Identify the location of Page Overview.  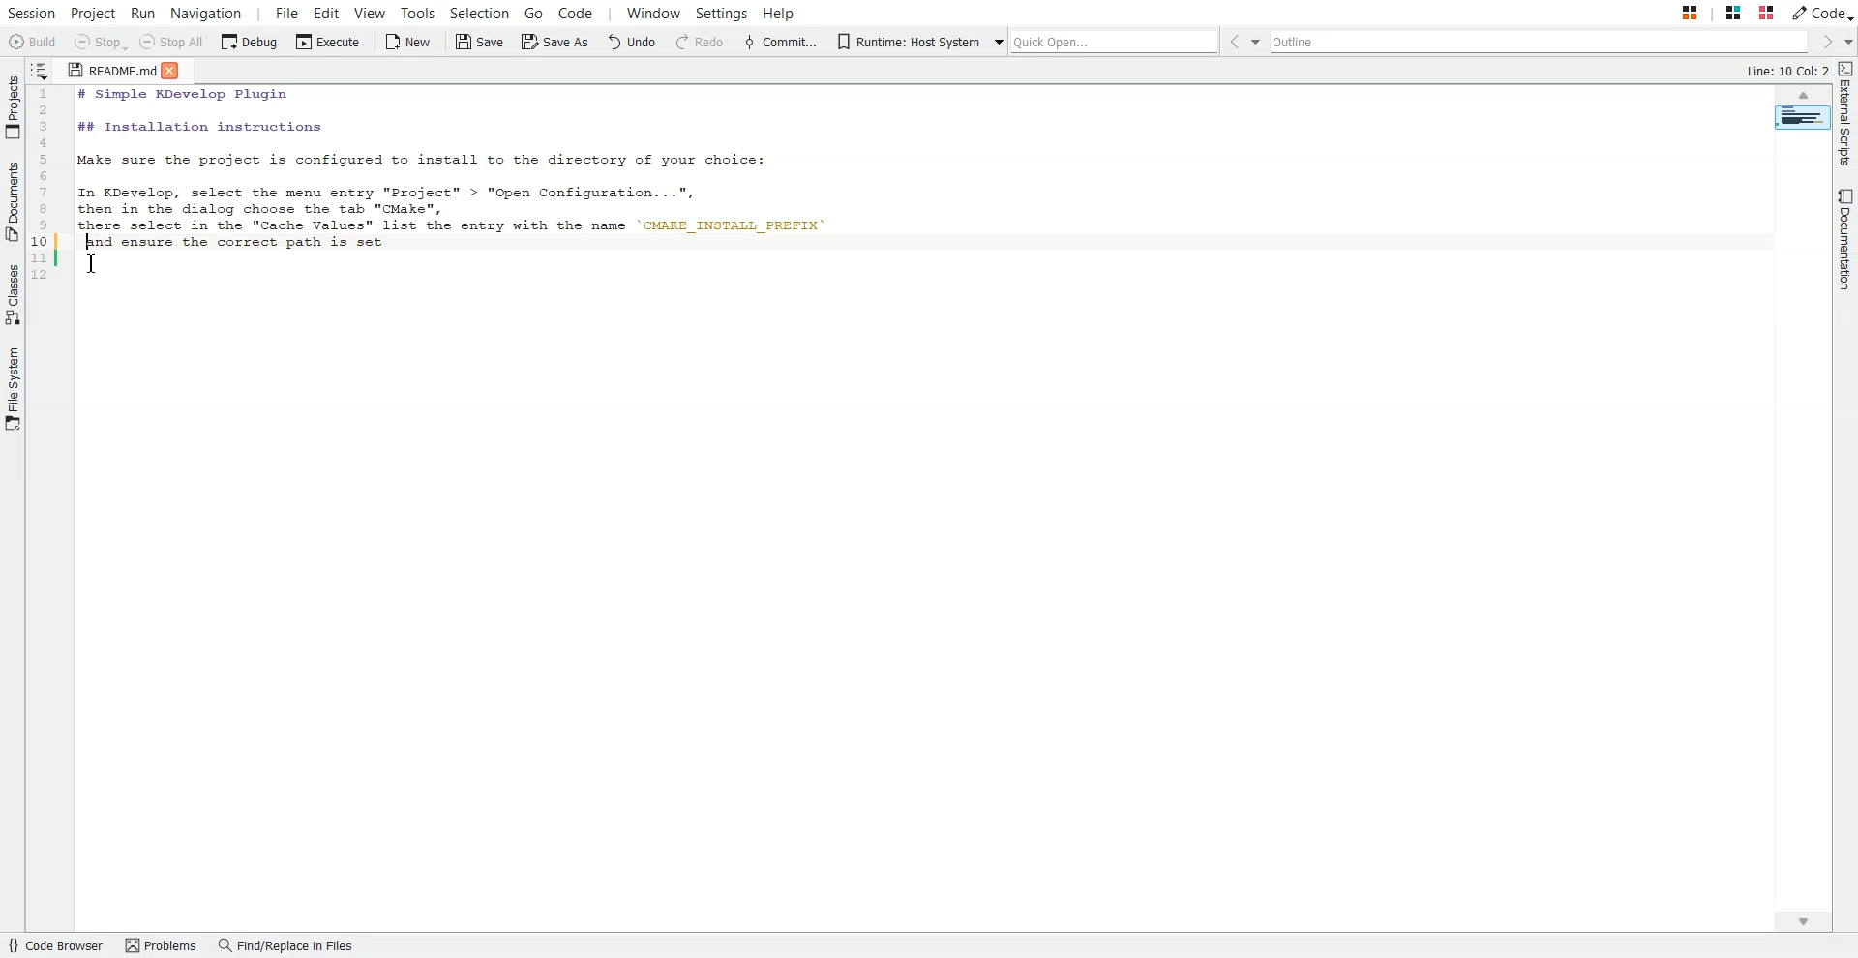
(1802, 117).